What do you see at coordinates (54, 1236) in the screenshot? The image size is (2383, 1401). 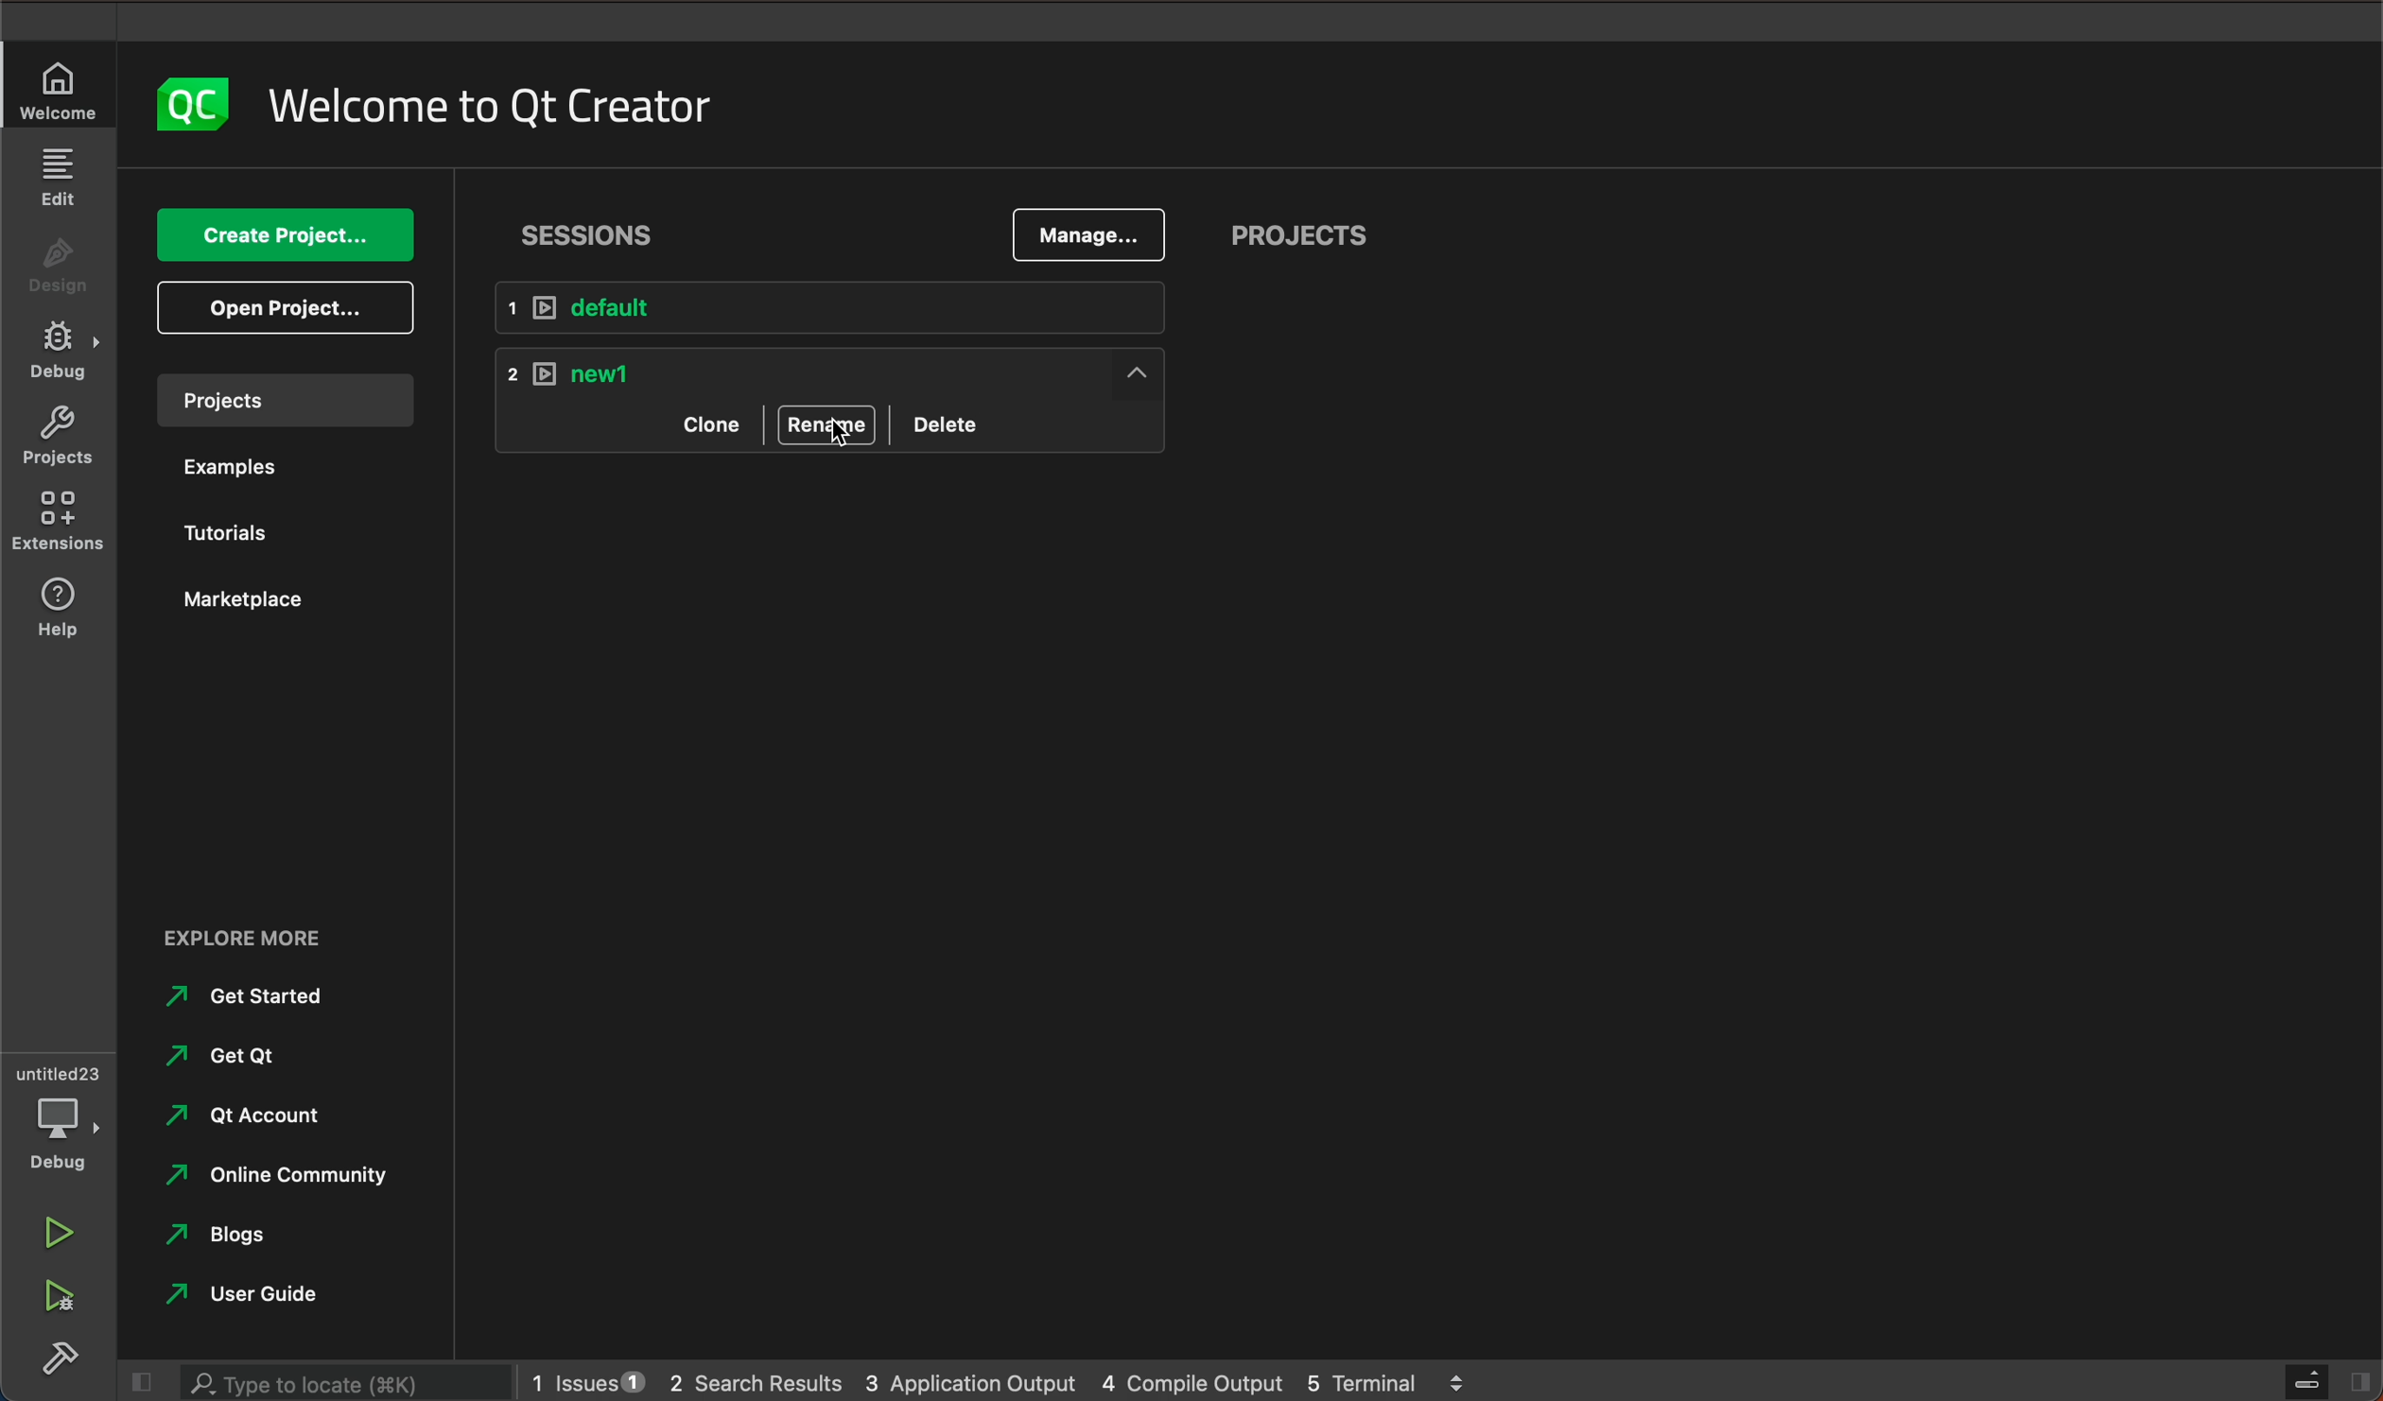 I see `run` at bounding box center [54, 1236].